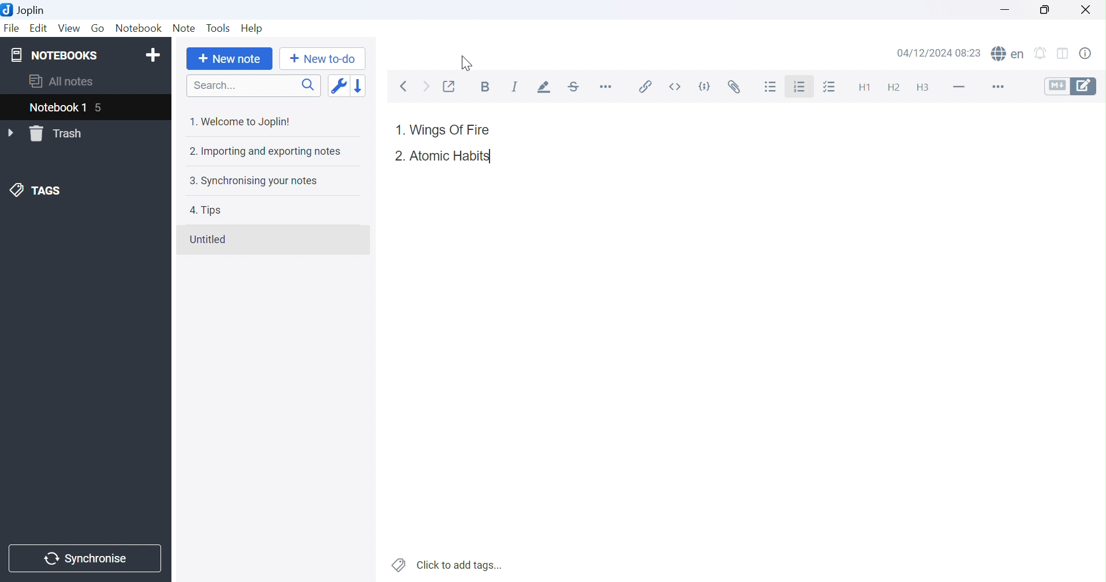  Describe the element at coordinates (37, 191) in the screenshot. I see `TAGS` at that location.